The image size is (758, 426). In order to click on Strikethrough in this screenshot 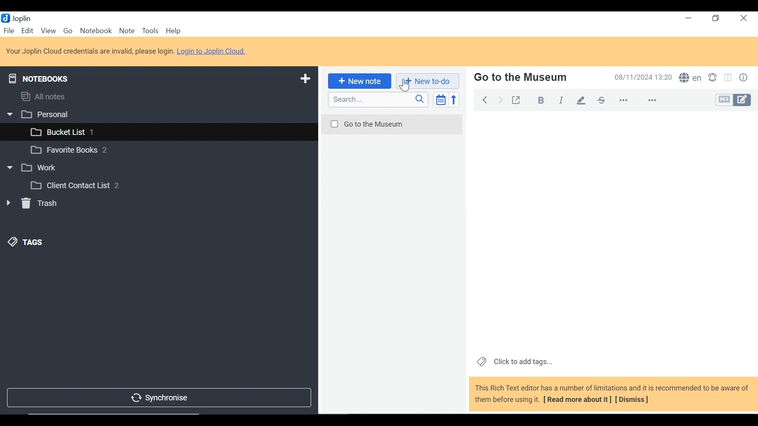, I will do `click(601, 100)`.